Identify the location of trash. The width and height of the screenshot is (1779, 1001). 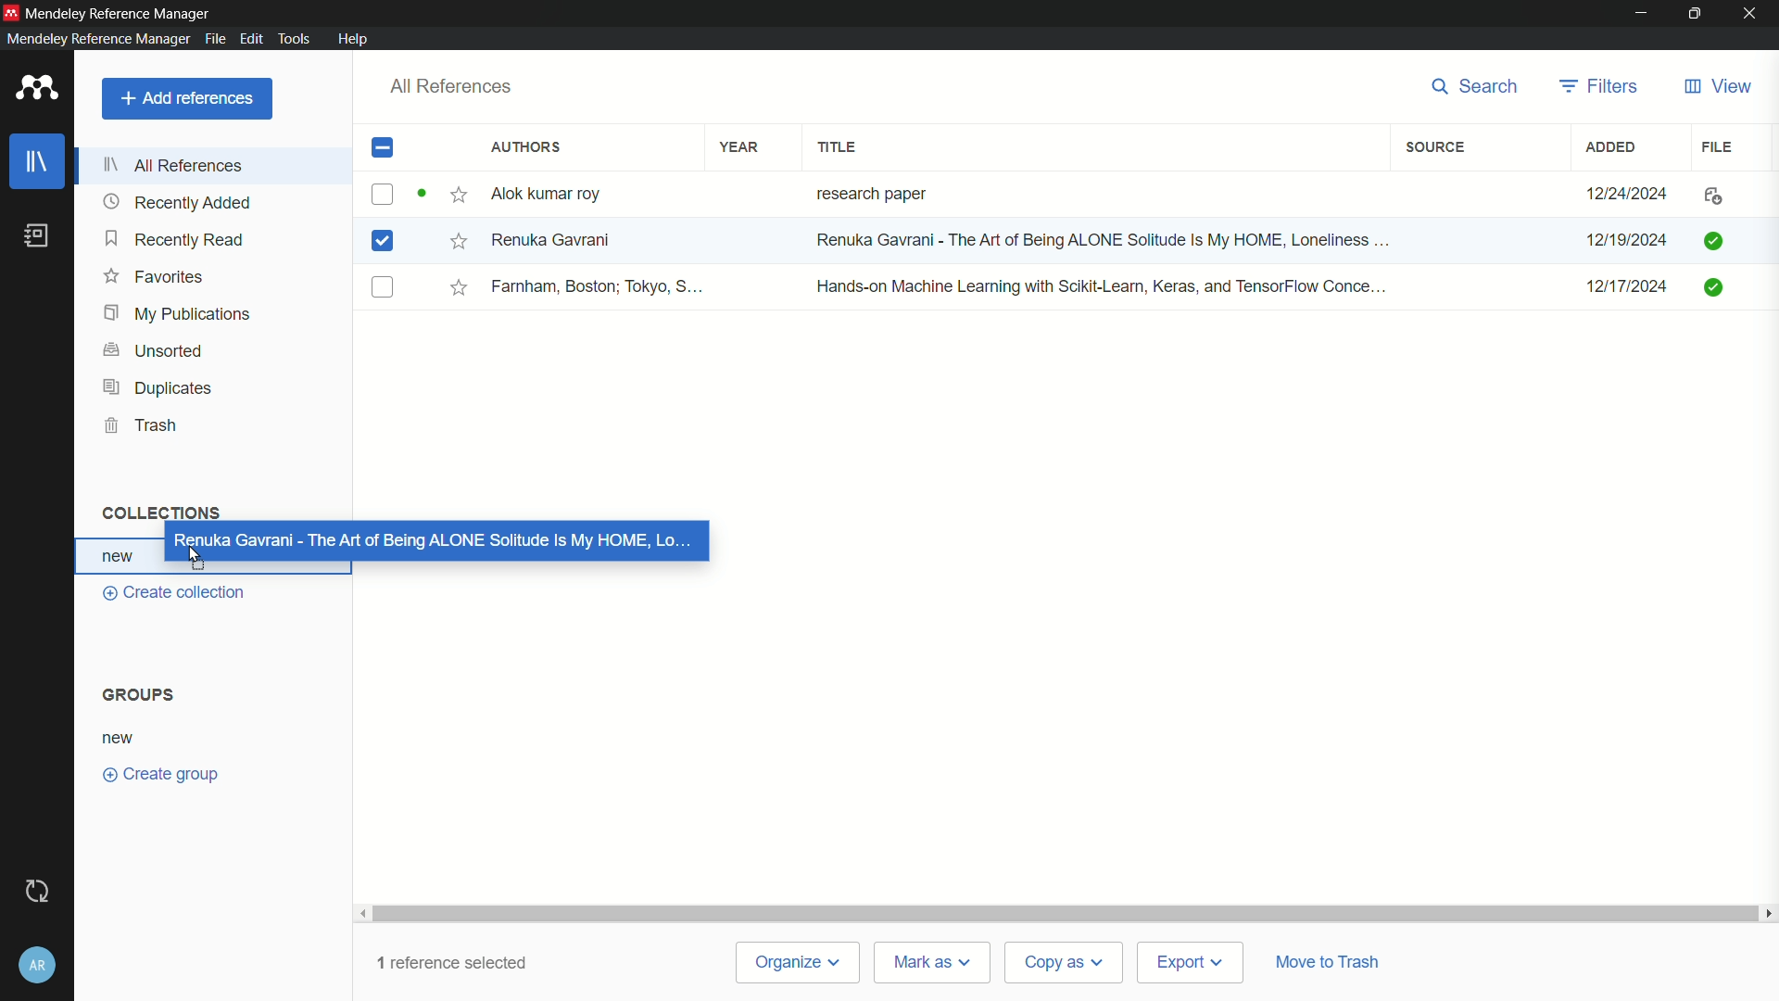
(140, 424).